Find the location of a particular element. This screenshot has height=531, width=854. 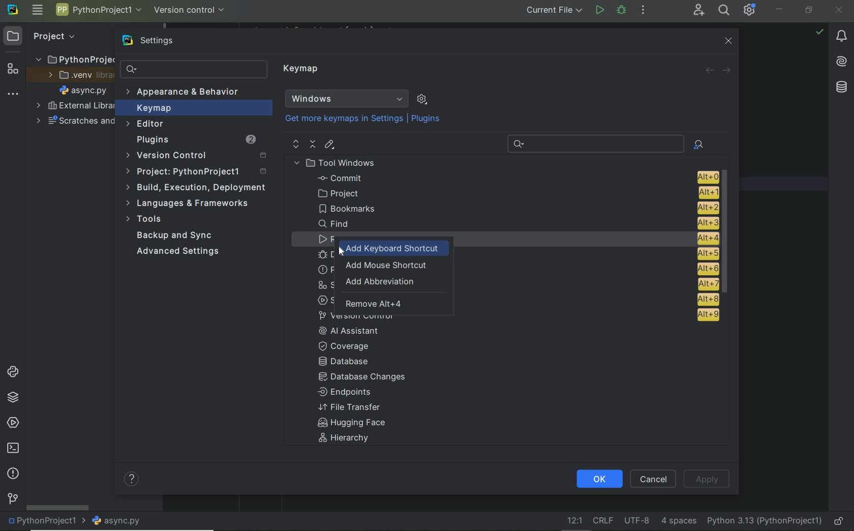

problems is located at coordinates (13, 474).